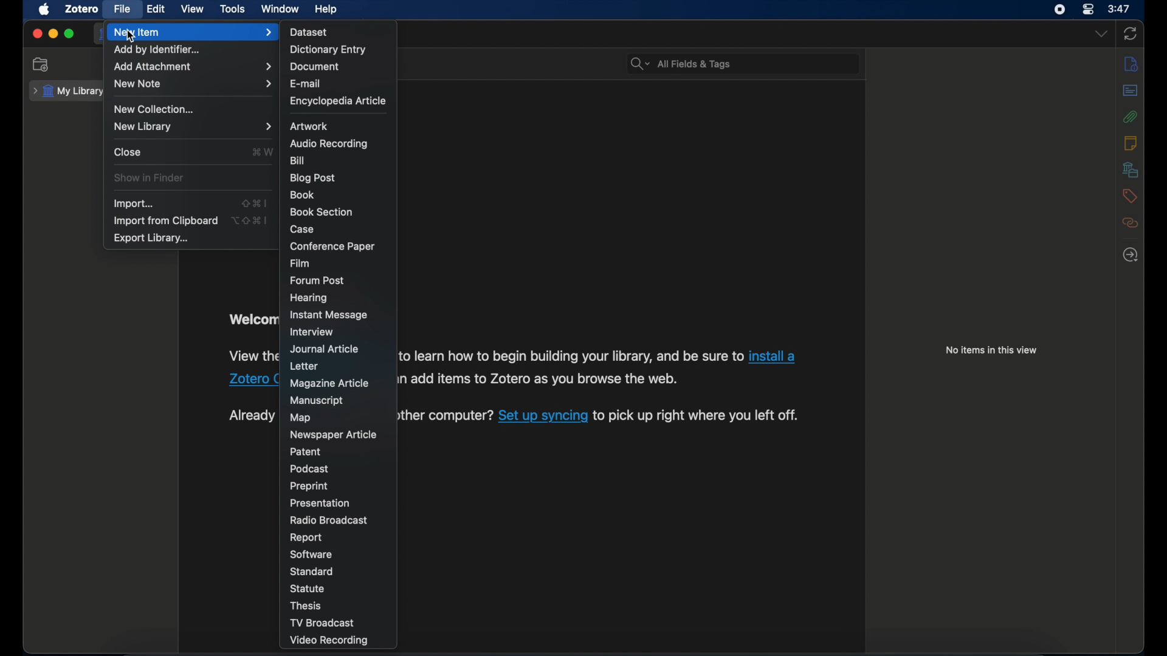 The width and height of the screenshot is (1167, 656). I want to click on close, so click(128, 152).